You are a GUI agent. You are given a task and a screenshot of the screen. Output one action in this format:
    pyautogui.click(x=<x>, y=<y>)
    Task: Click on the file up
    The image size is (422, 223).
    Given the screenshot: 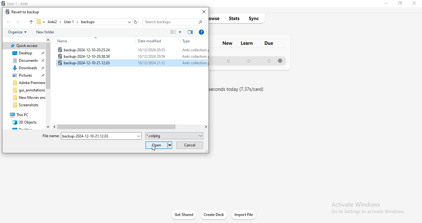 What is the action you would take?
    pyautogui.click(x=31, y=21)
    